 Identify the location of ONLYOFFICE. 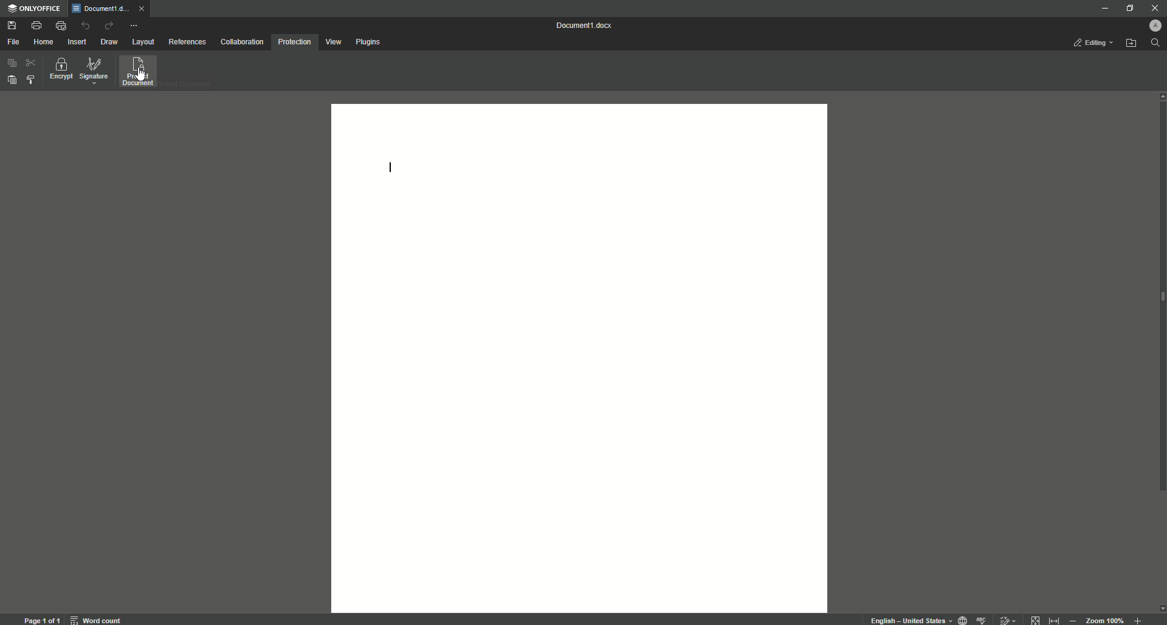
(35, 10).